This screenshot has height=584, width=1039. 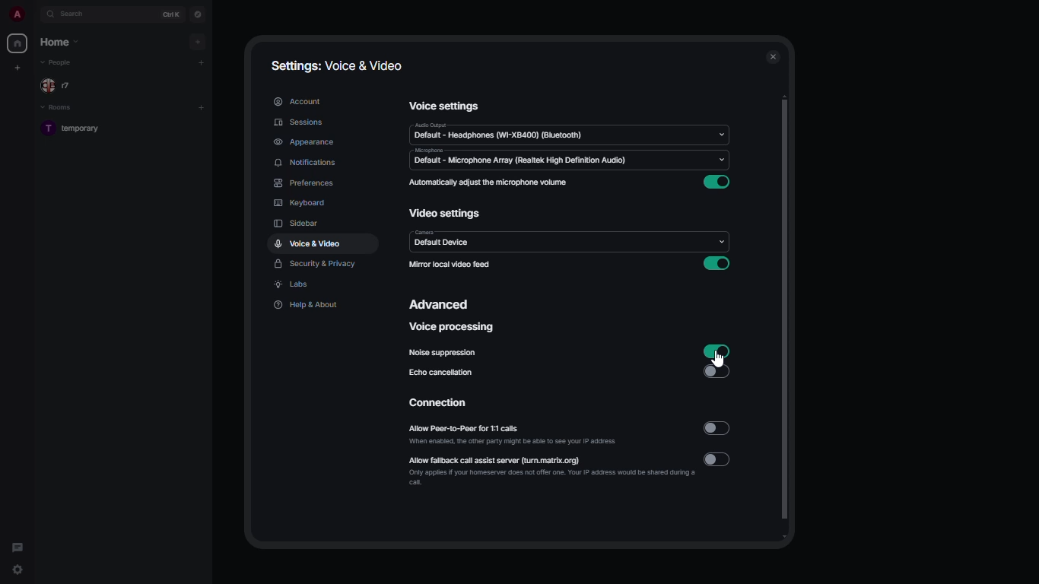 What do you see at coordinates (336, 66) in the screenshot?
I see `settings: voice & video` at bounding box center [336, 66].